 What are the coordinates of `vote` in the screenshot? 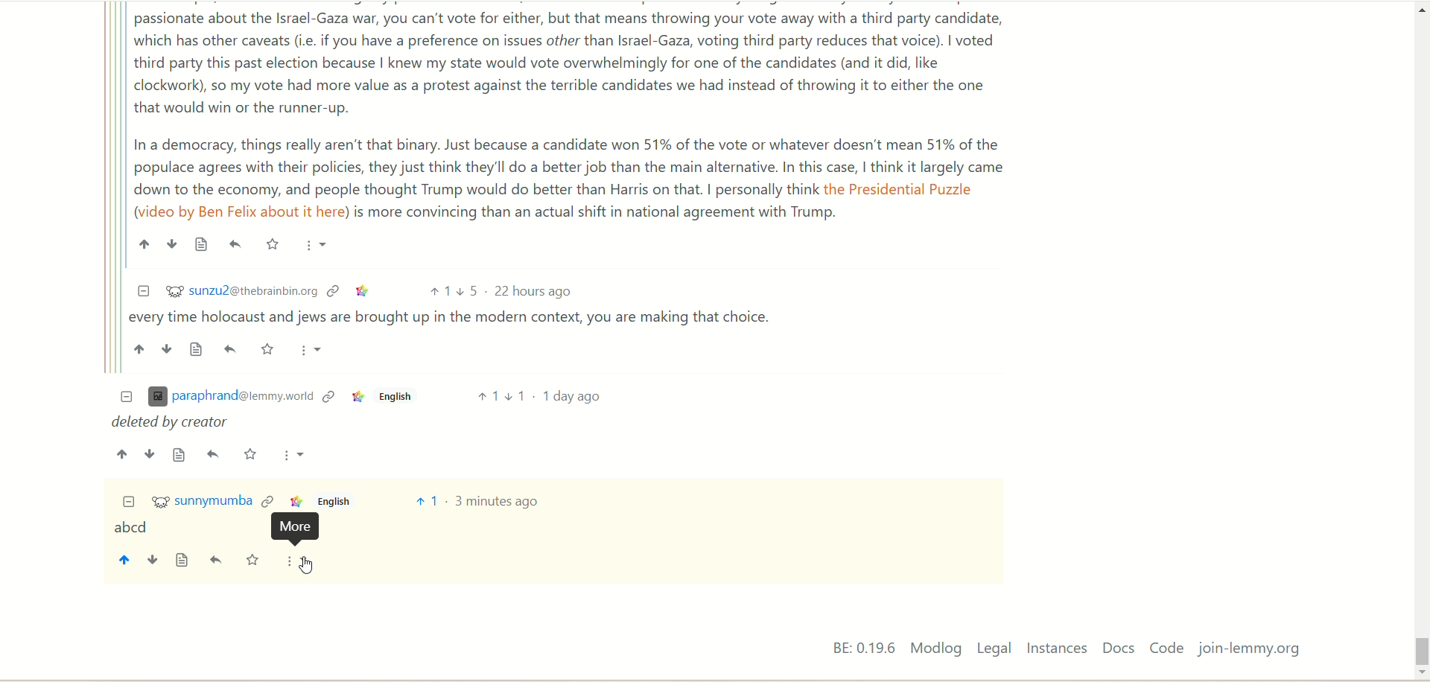 It's located at (426, 501).